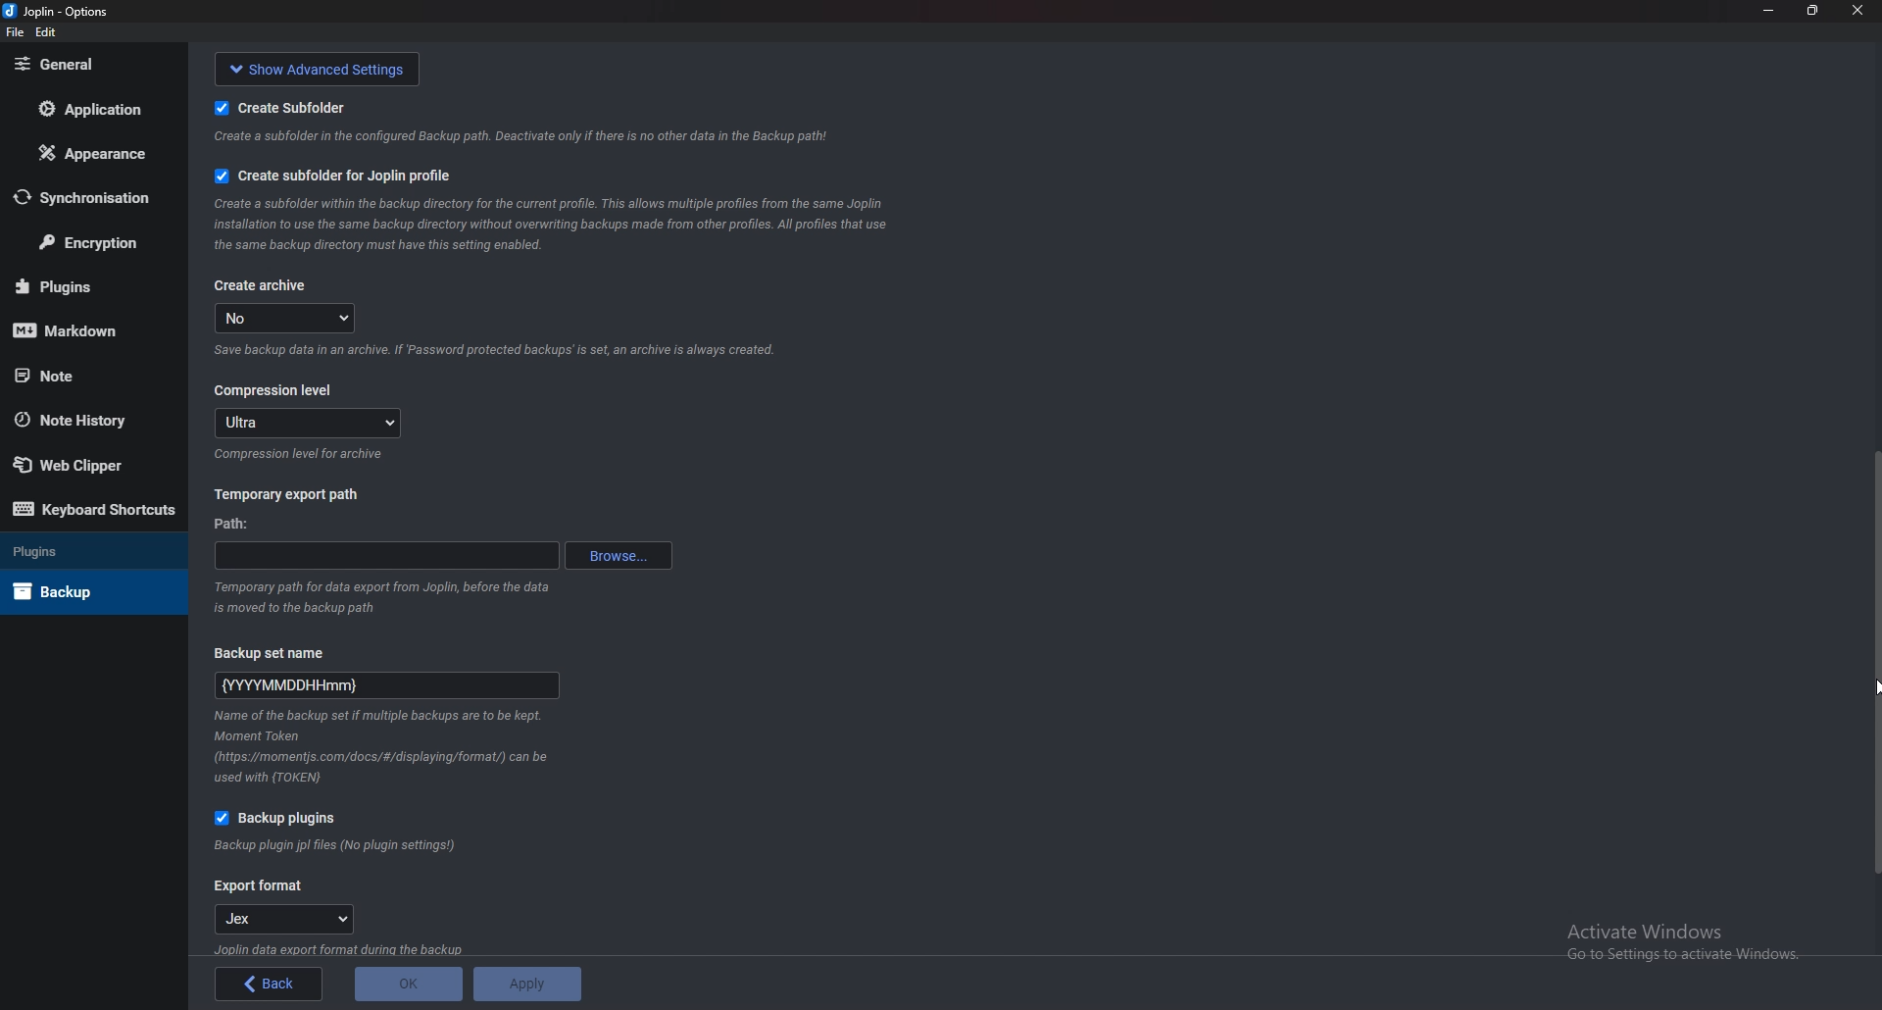  Describe the element at coordinates (385, 686) in the screenshot. I see `Backup set name` at that location.